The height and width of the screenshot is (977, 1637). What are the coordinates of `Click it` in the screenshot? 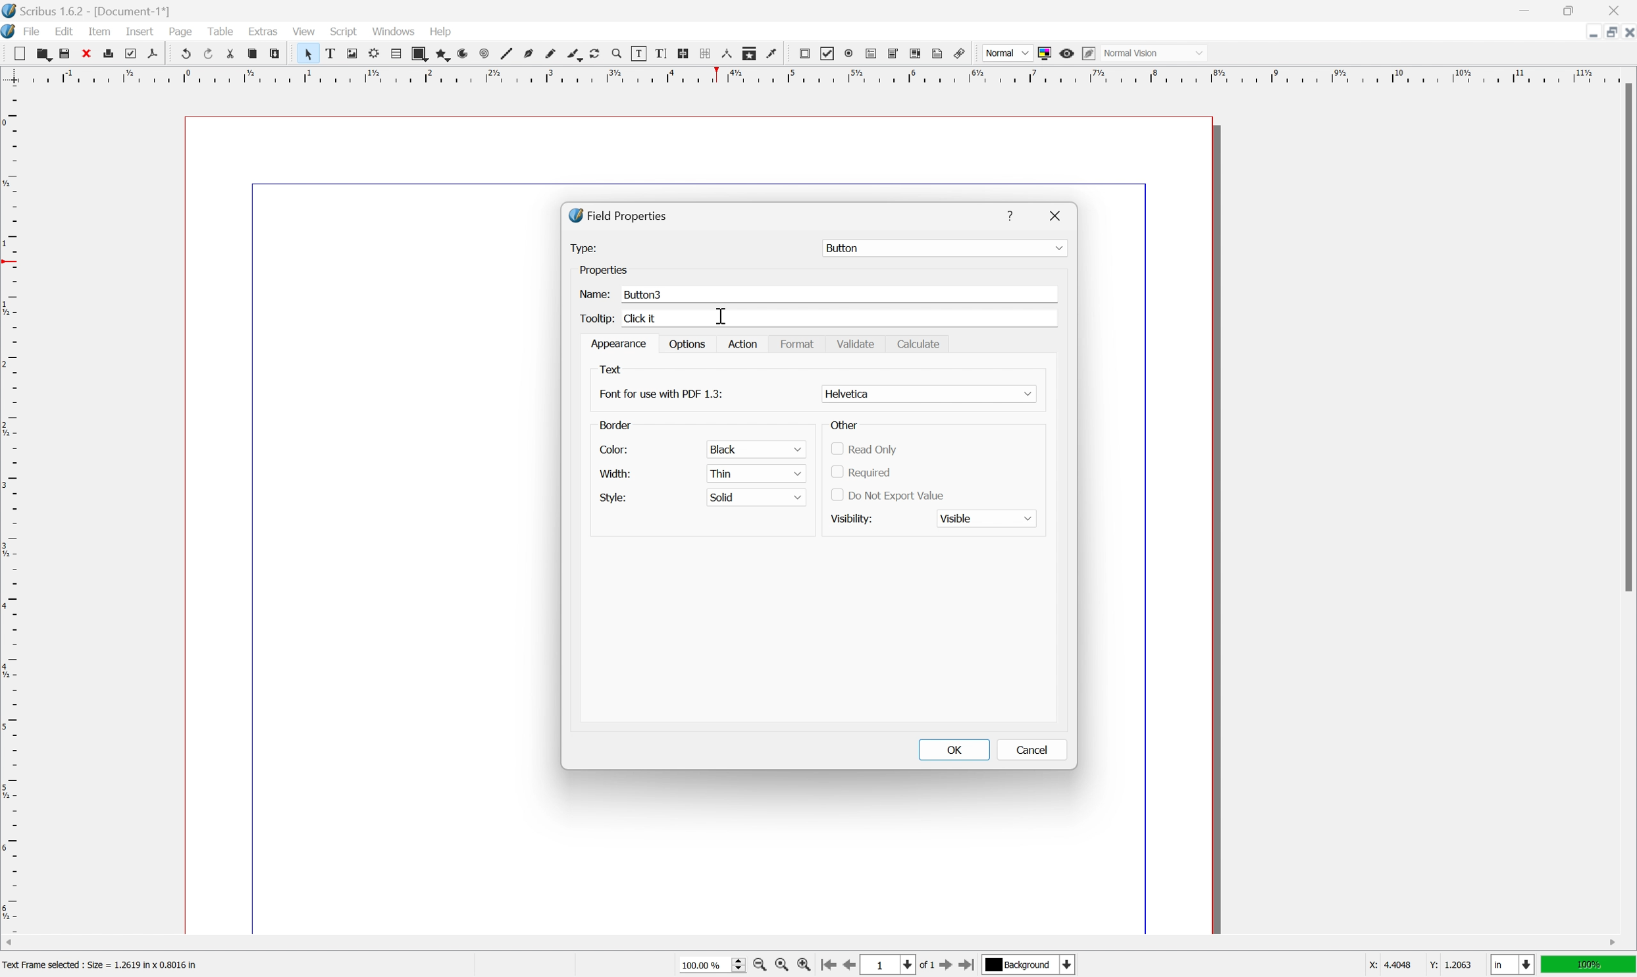 It's located at (655, 315).